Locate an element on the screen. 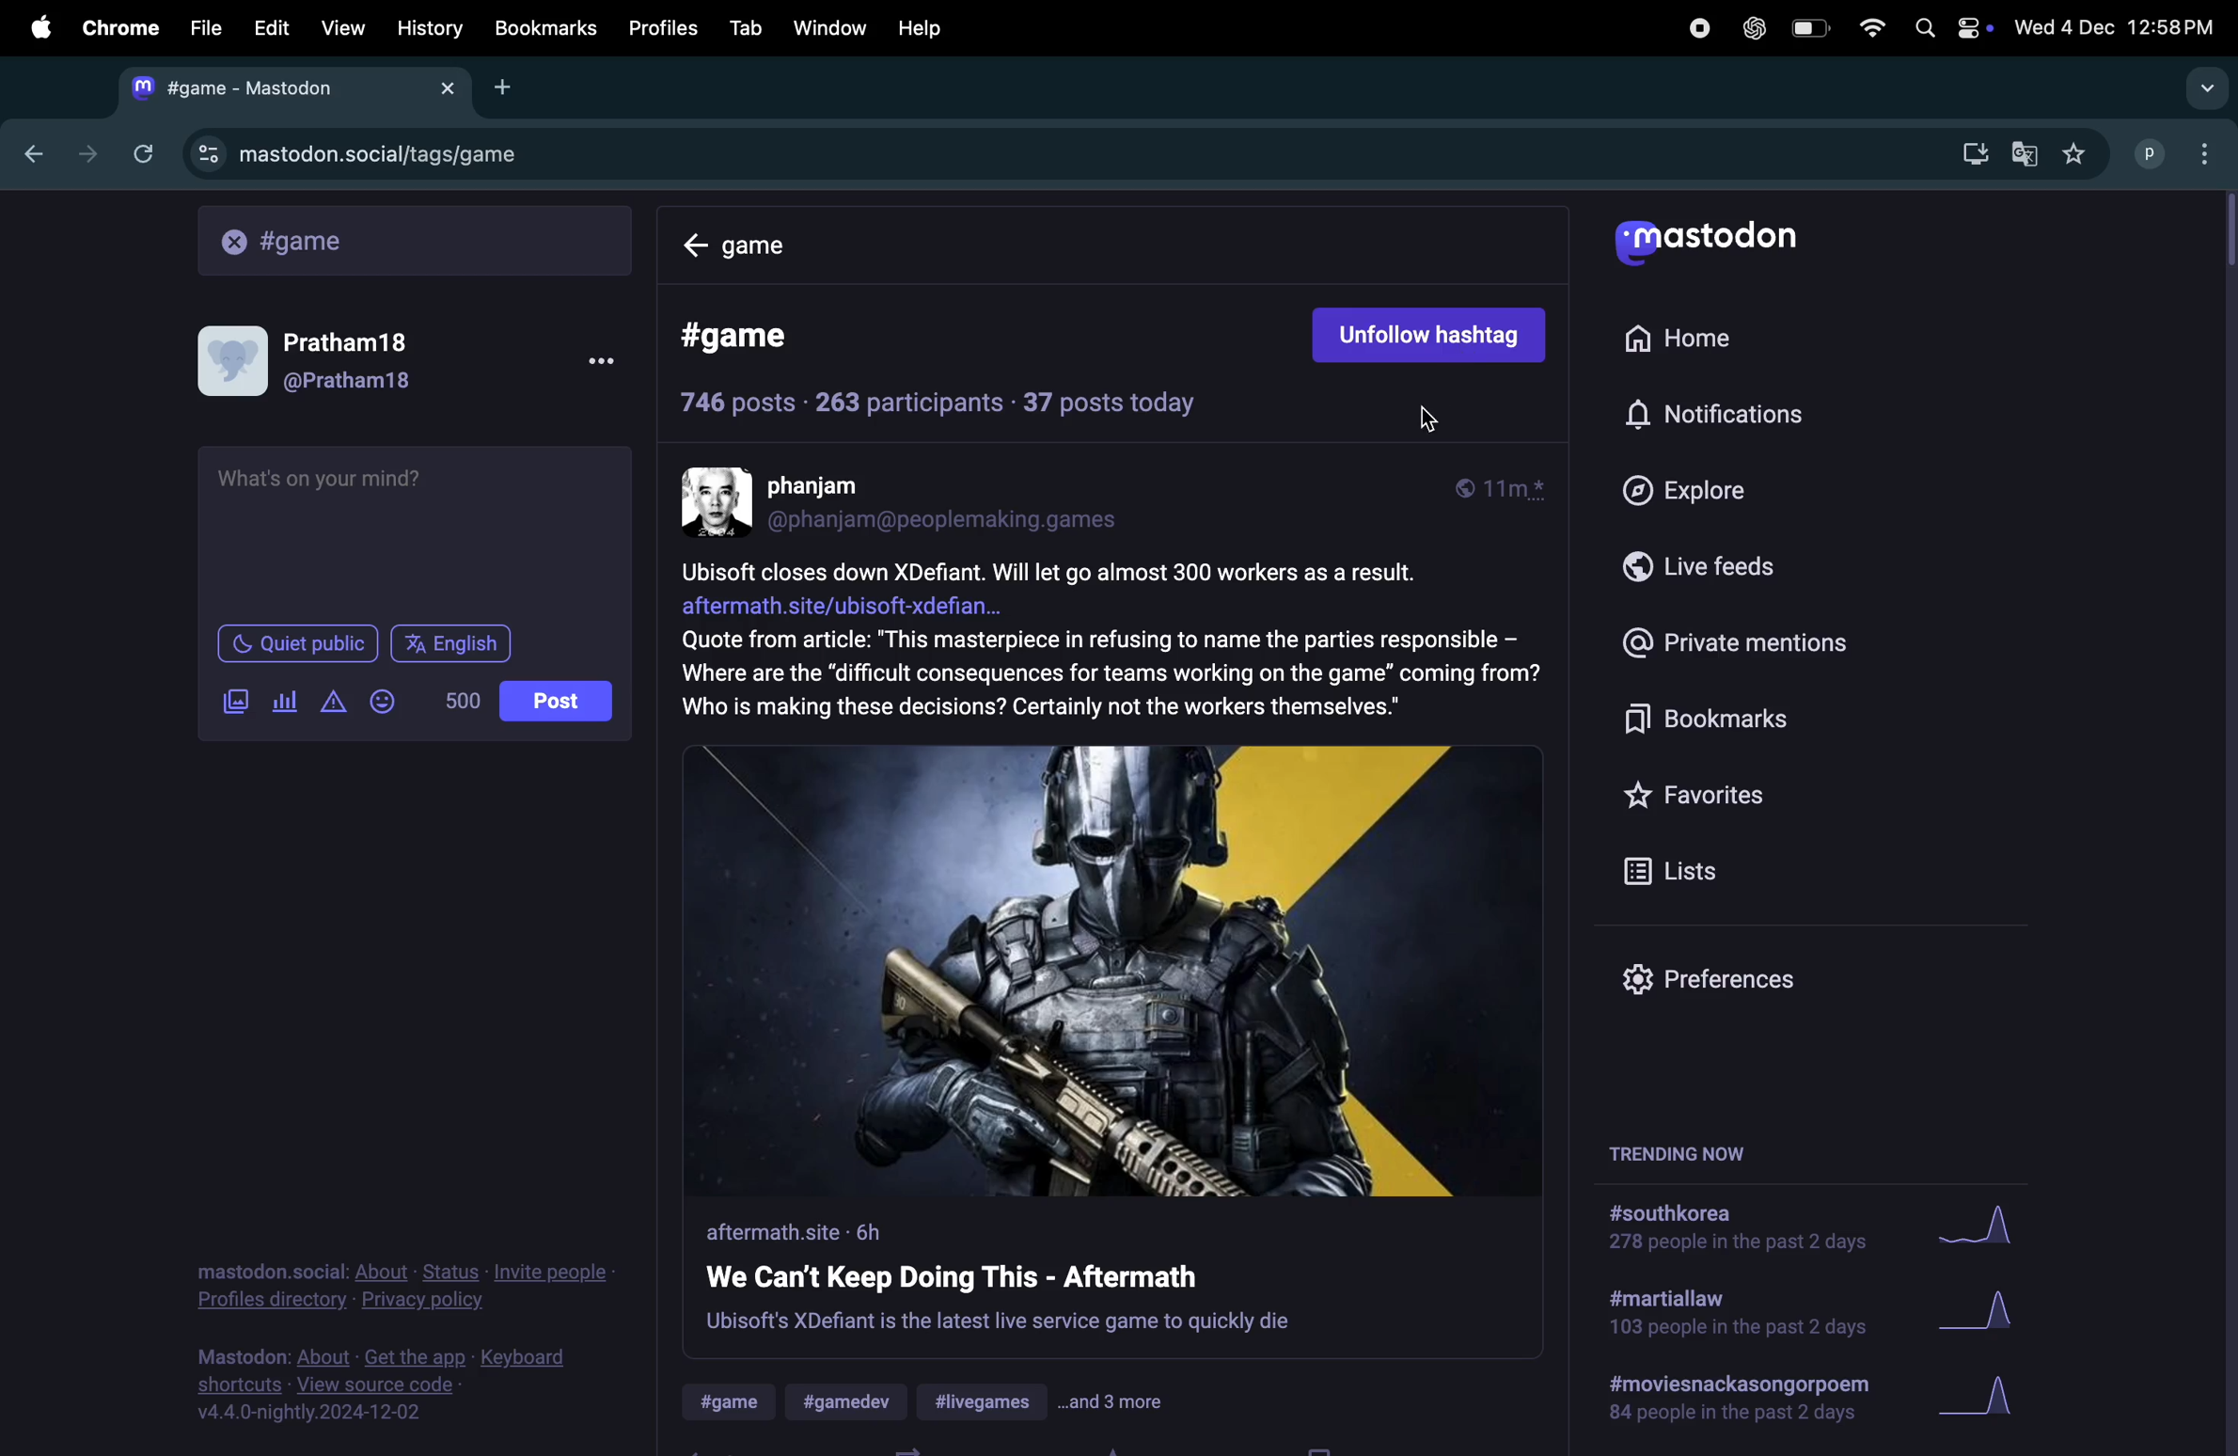 The image size is (2238, 1456). Home is located at coordinates (1697, 341).